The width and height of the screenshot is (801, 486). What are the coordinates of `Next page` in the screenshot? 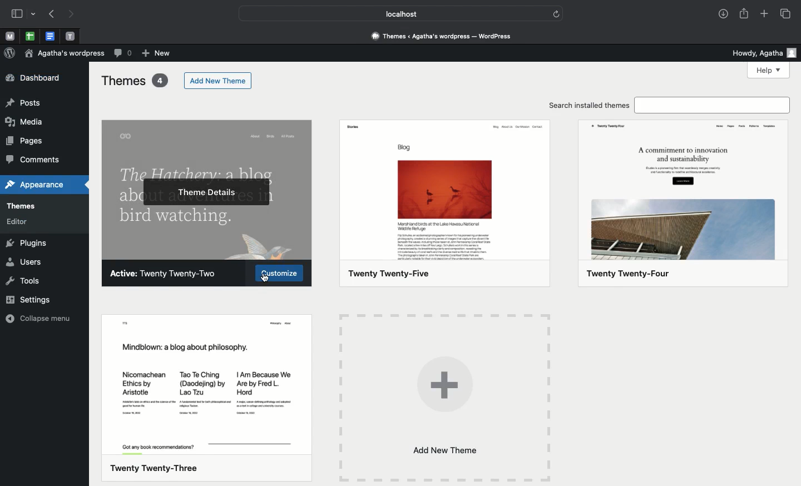 It's located at (71, 14).